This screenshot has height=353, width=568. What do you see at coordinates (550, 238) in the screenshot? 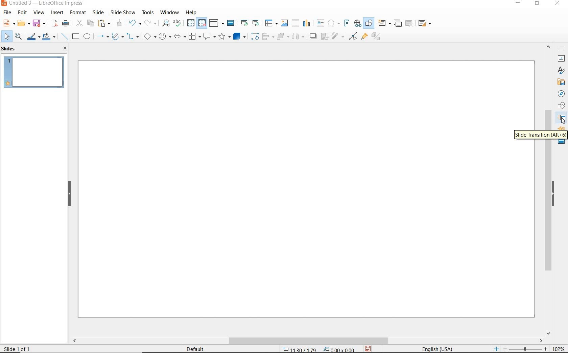
I see `SCROLLBAR` at bounding box center [550, 238].